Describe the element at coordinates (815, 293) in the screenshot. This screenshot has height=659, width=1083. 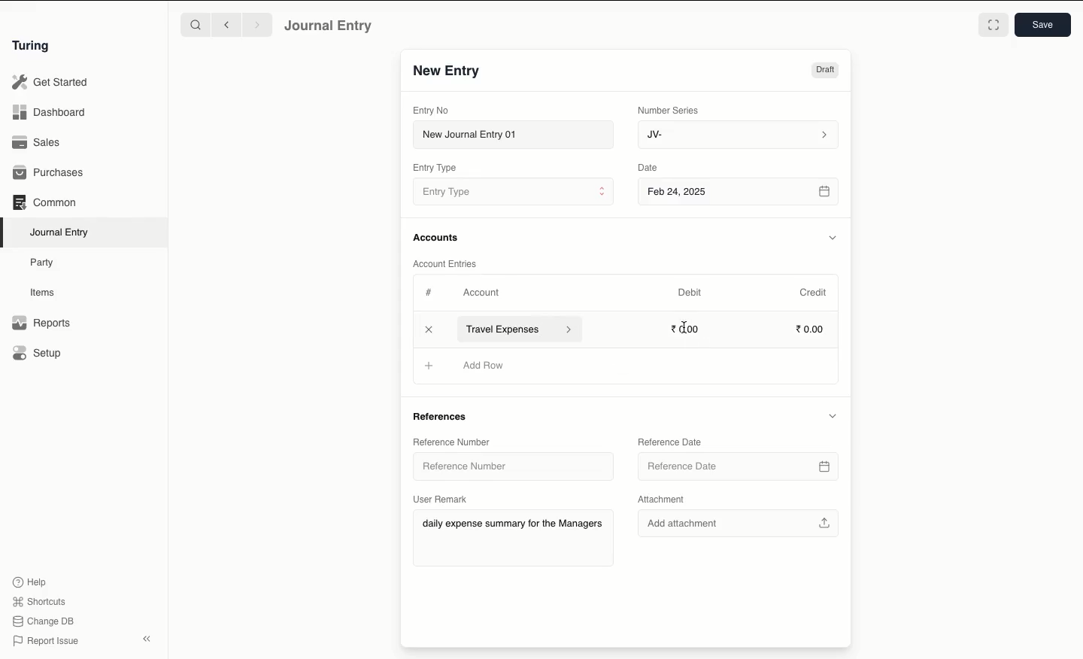
I see `Credit` at that location.